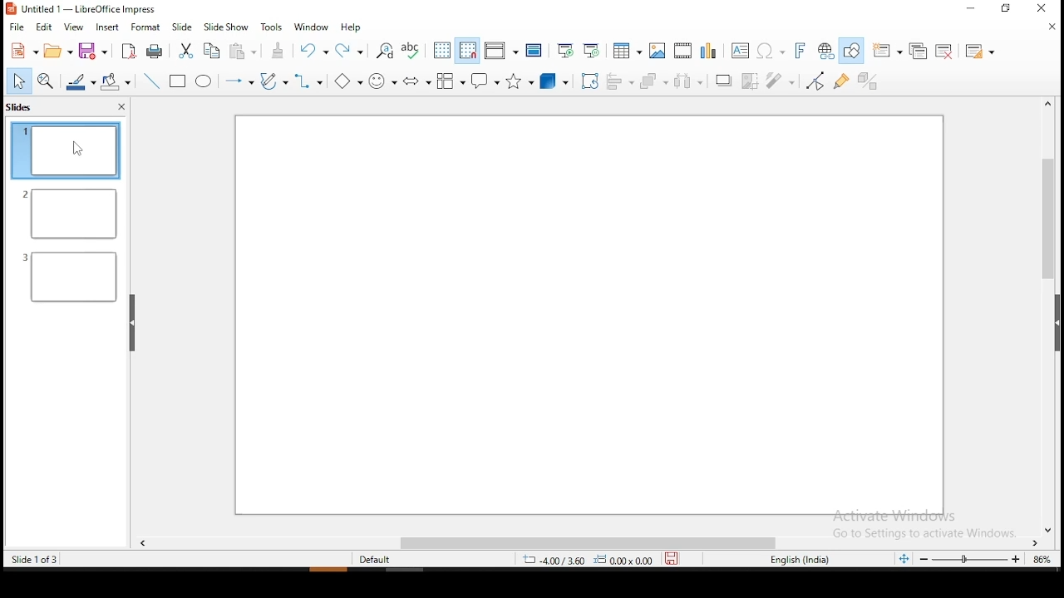 The width and height of the screenshot is (1064, 598). Describe the element at coordinates (180, 81) in the screenshot. I see `` at that location.